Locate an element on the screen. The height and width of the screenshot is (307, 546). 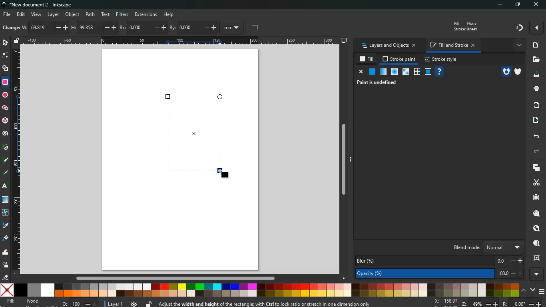
horizontal ruler is located at coordinates (179, 42).